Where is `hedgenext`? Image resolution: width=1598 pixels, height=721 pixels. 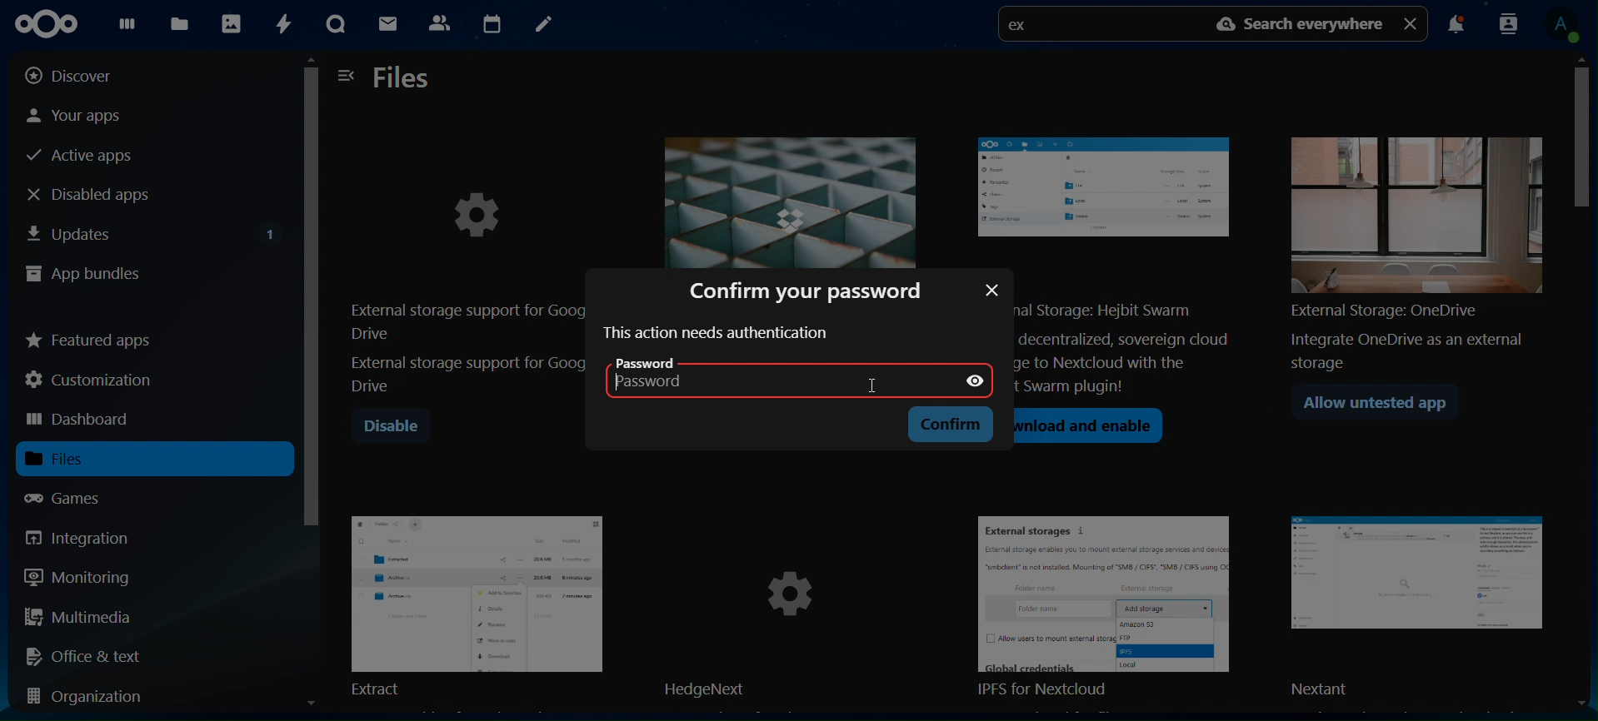 hedgenext is located at coordinates (793, 609).